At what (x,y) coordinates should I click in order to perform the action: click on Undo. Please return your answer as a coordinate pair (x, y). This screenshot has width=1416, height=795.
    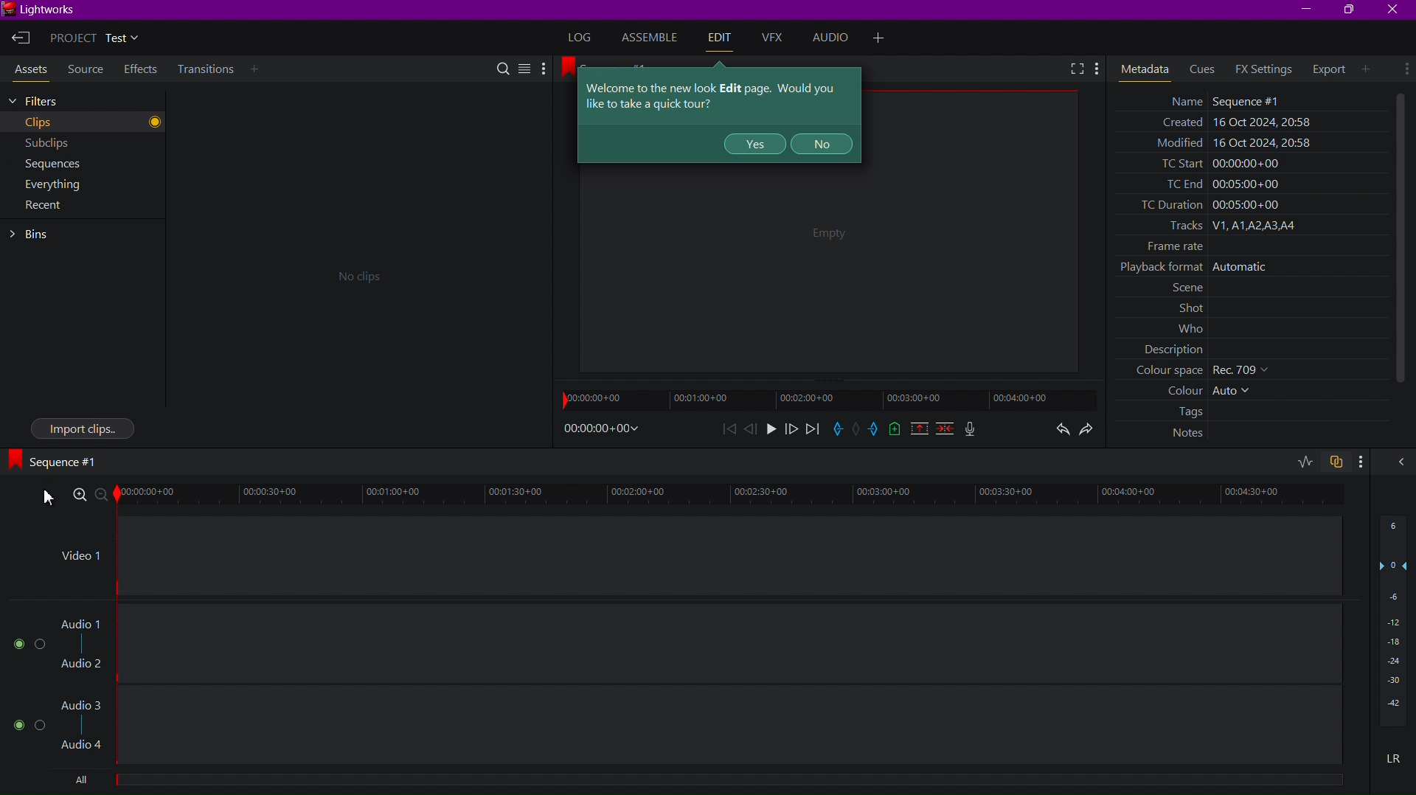
    Looking at the image, I should click on (1059, 431).